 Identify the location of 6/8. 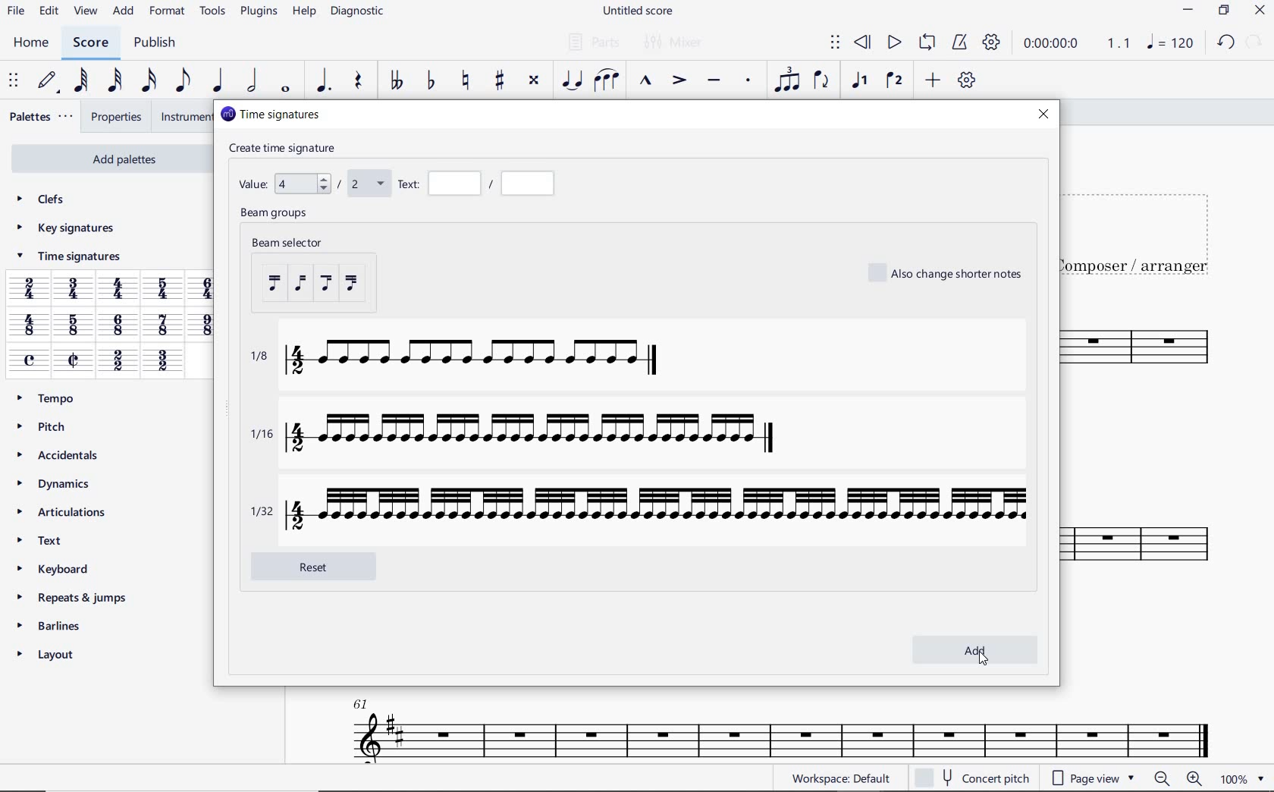
(119, 325).